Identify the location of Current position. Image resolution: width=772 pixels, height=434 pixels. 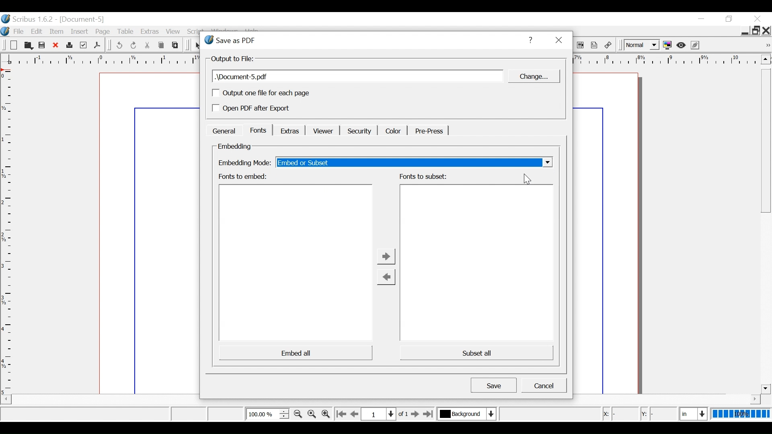
(387, 414).